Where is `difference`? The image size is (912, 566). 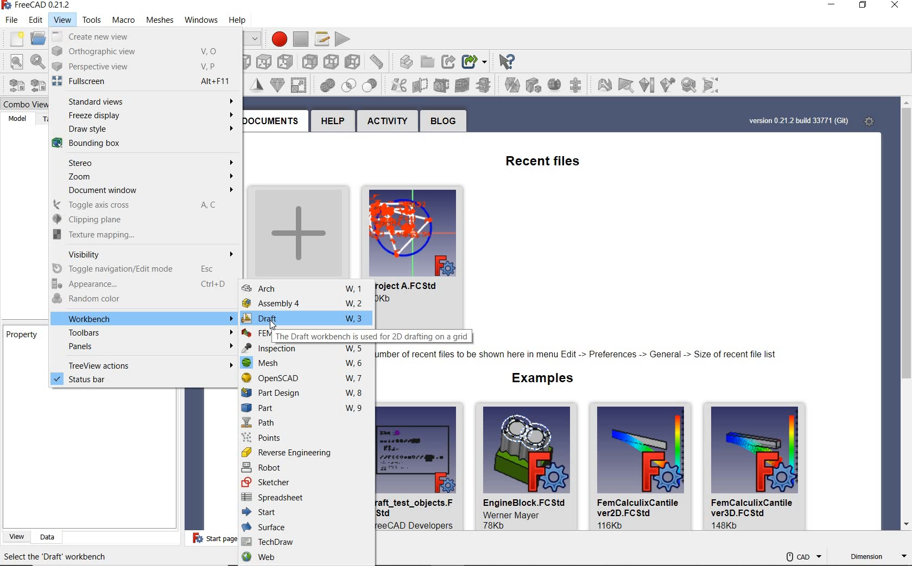
difference is located at coordinates (351, 85).